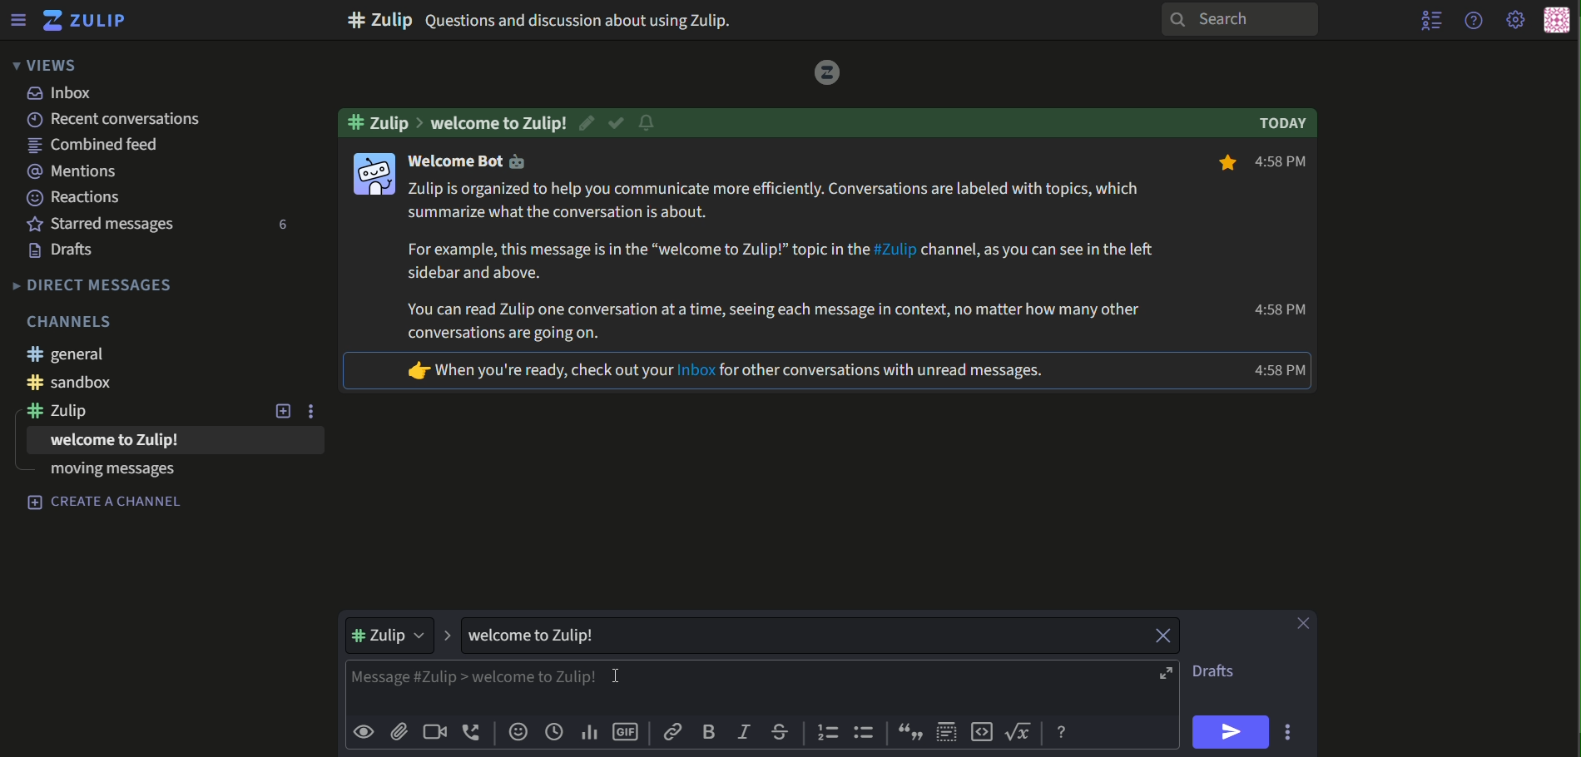 The width and height of the screenshot is (1581, 757). What do you see at coordinates (1223, 165) in the screenshot?
I see `bookmark` at bounding box center [1223, 165].